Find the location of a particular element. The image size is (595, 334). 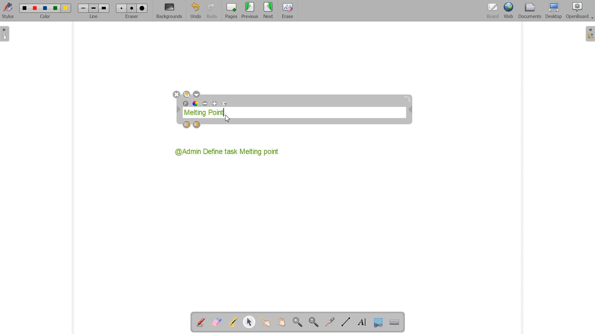

OpenBoard is located at coordinates (577, 11).